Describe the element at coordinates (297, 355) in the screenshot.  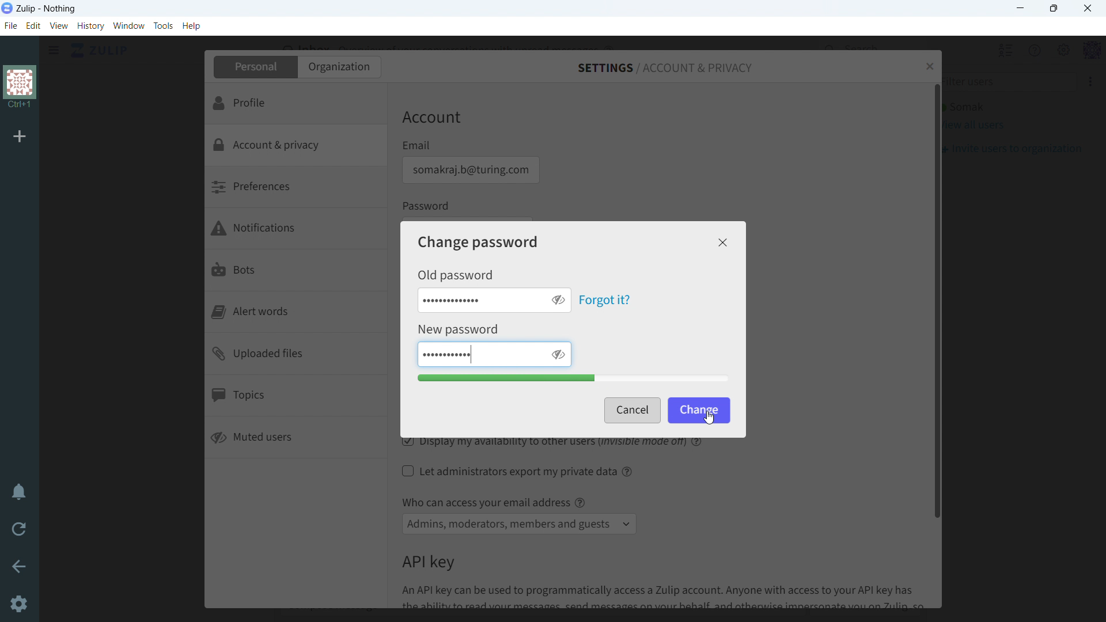
I see `uploaded files` at that location.